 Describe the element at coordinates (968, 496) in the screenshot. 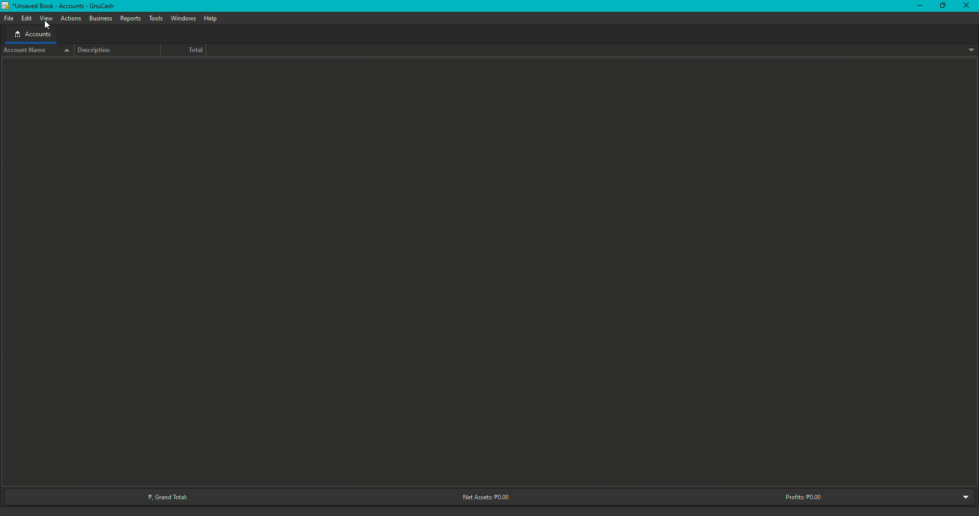

I see `Drop down` at that location.